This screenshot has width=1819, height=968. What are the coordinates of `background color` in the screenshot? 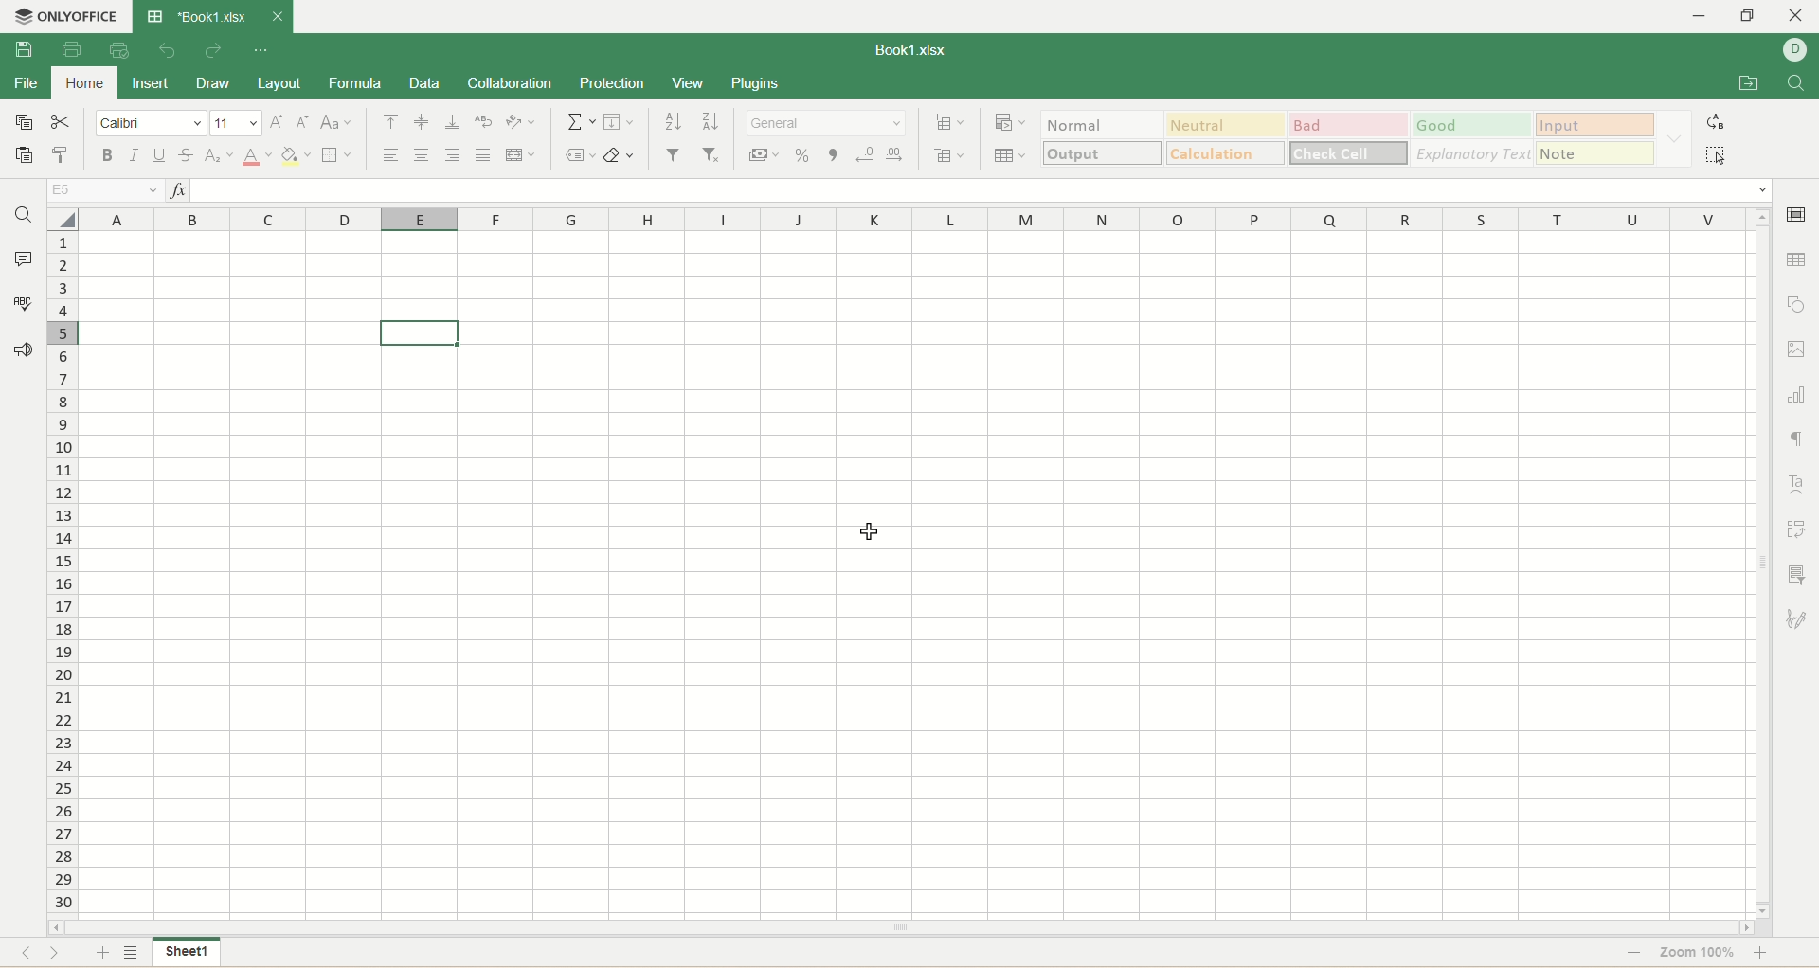 It's located at (296, 156).